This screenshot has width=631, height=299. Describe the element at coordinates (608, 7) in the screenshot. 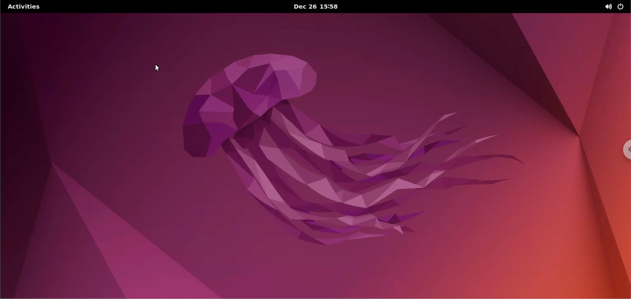

I see `sound options` at that location.